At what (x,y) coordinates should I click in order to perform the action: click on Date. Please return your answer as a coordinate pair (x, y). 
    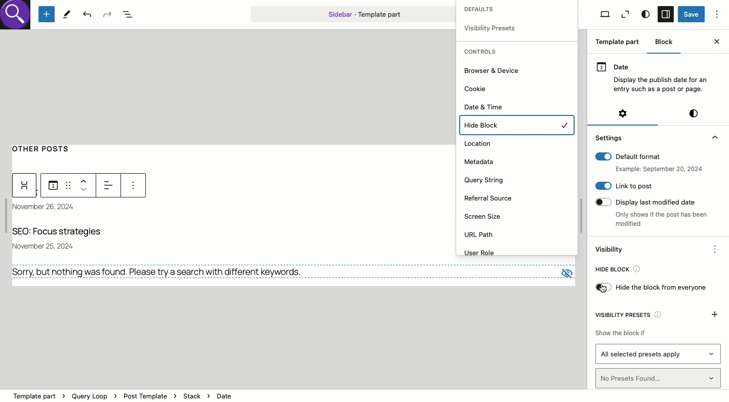
    Looking at the image, I should click on (50, 208).